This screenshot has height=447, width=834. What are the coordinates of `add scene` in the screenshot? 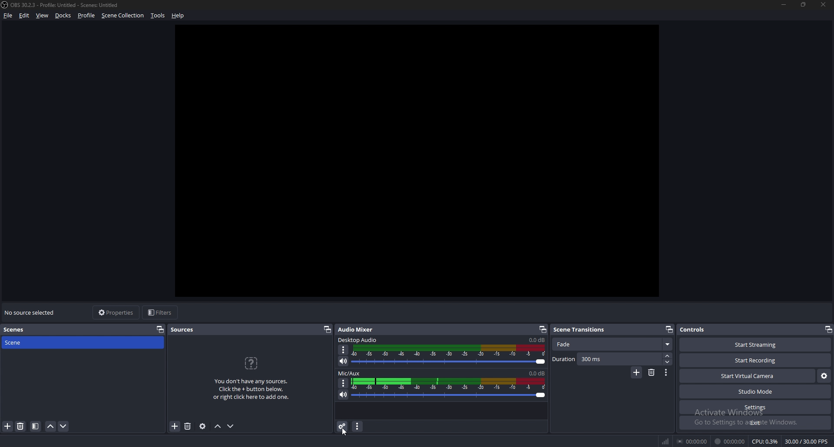 It's located at (636, 373).